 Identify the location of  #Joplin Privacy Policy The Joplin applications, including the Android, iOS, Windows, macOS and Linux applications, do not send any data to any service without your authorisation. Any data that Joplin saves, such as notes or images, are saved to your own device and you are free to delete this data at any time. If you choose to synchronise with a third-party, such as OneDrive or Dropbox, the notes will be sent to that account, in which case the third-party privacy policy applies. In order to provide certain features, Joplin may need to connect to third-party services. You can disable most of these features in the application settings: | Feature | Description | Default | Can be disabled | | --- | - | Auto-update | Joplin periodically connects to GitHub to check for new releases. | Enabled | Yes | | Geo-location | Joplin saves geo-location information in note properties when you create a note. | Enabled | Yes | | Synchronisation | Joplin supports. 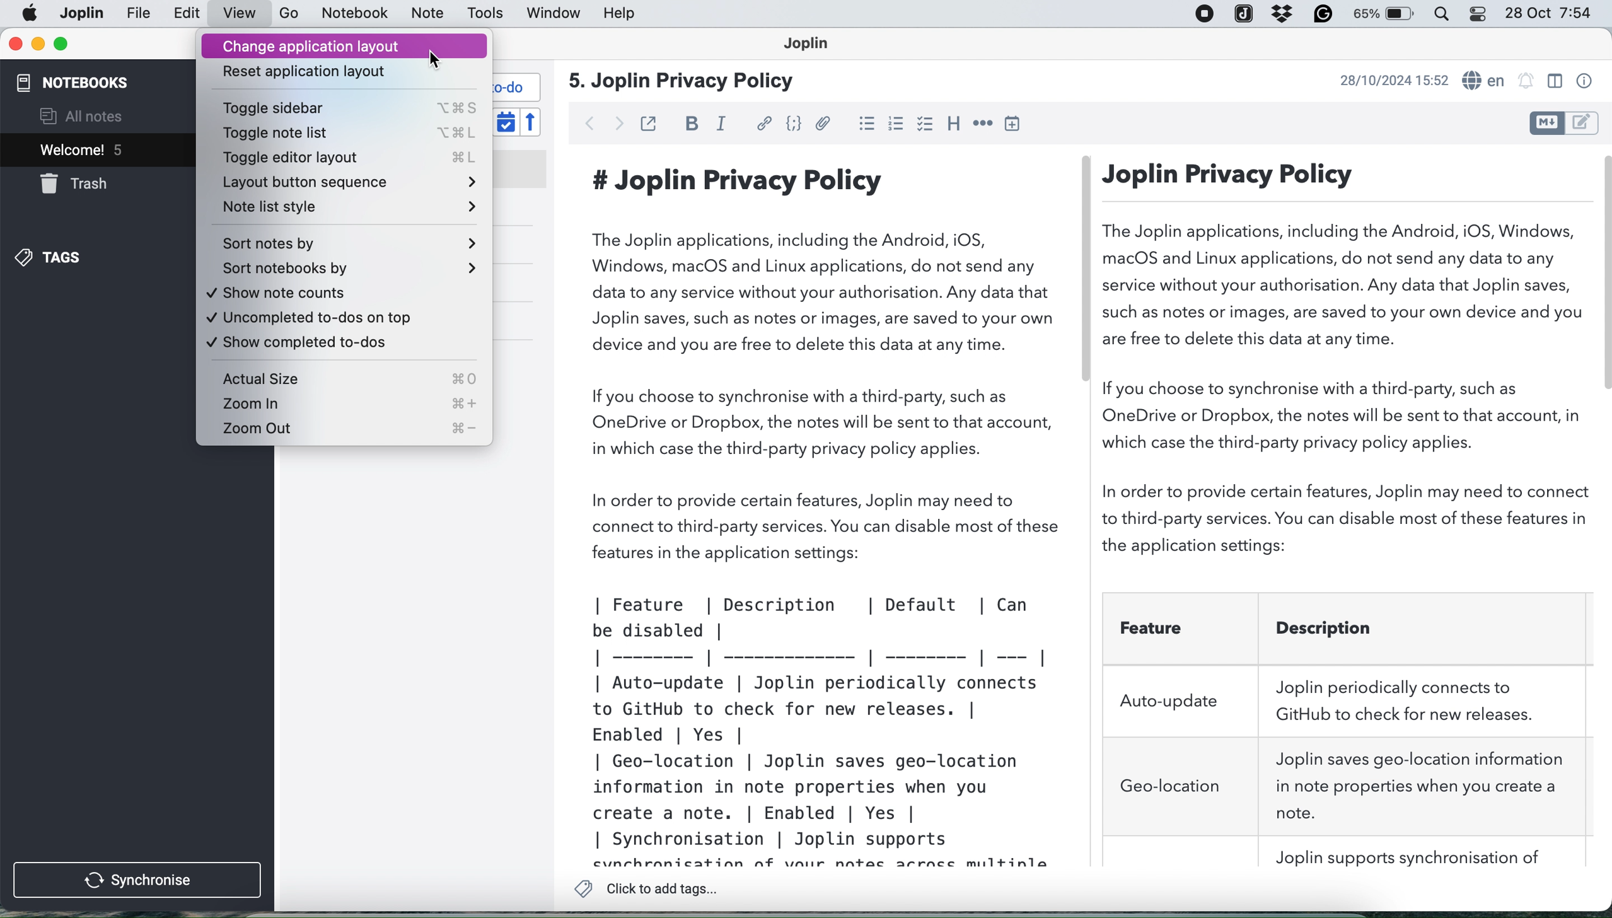
(828, 513).